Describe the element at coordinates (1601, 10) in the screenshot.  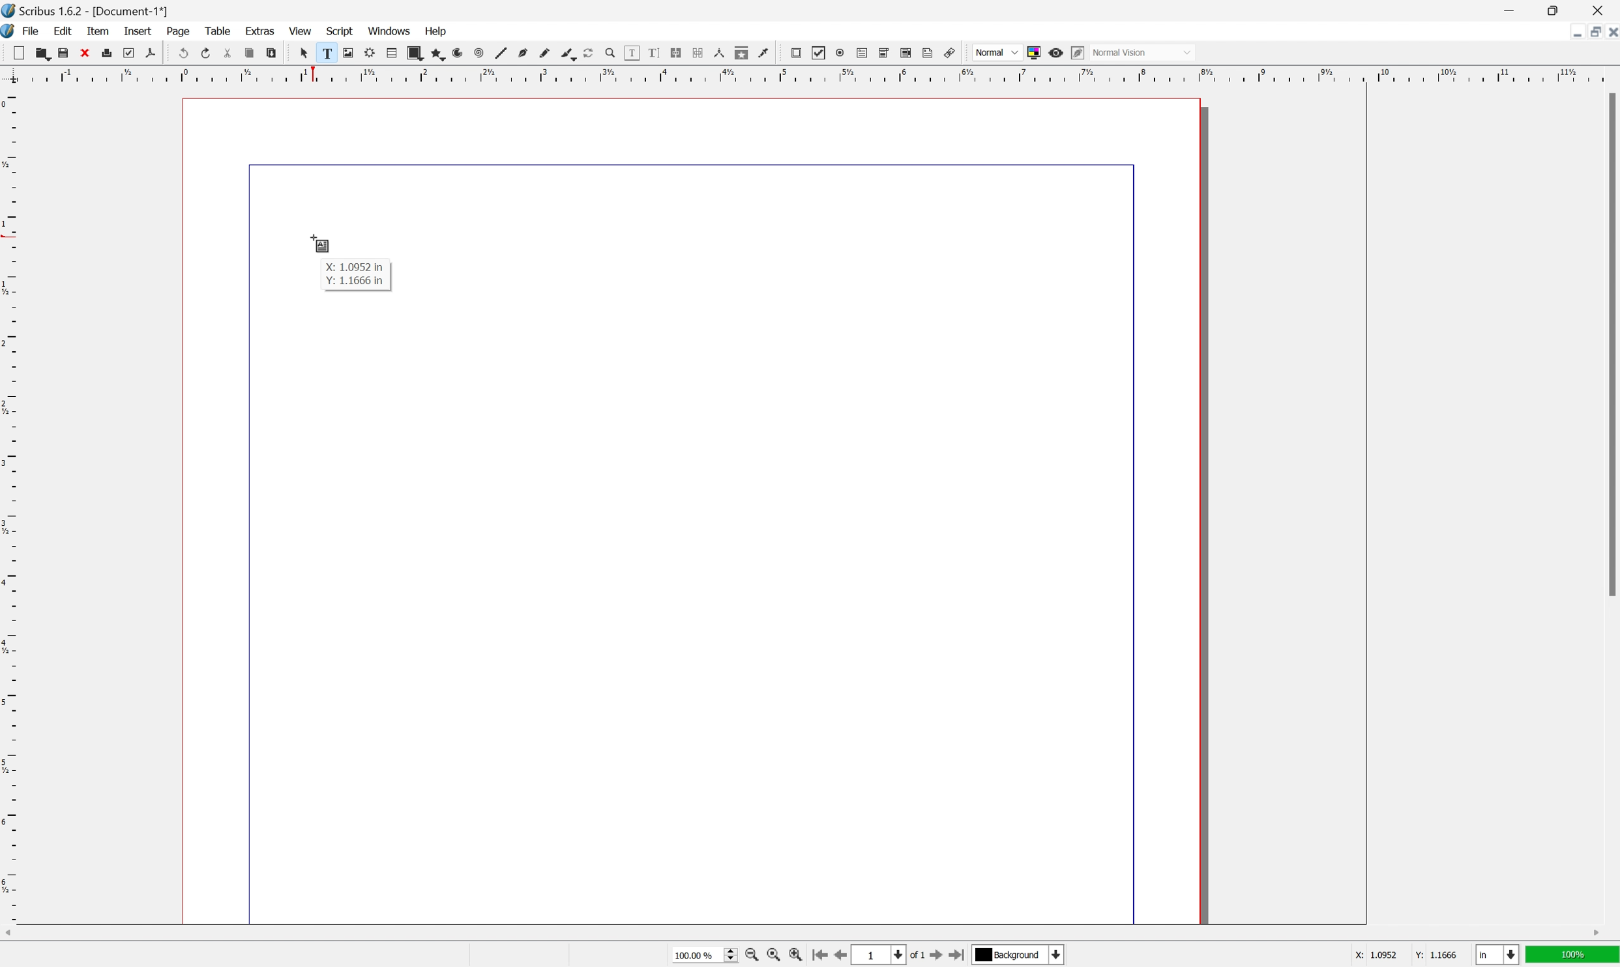
I see `close` at that location.